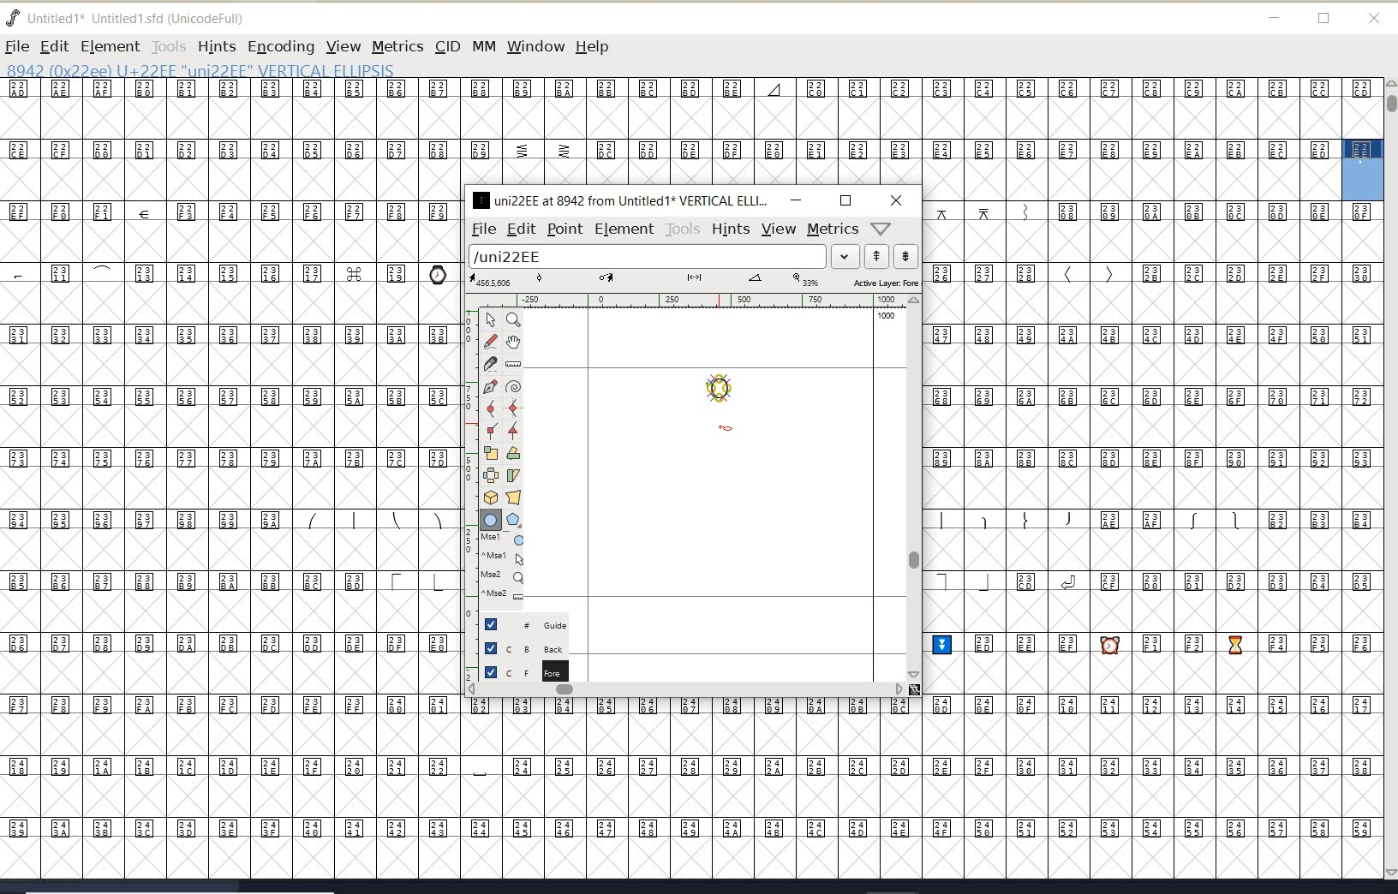 The image size is (1398, 894). What do you see at coordinates (281, 47) in the screenshot?
I see `ENCODING` at bounding box center [281, 47].